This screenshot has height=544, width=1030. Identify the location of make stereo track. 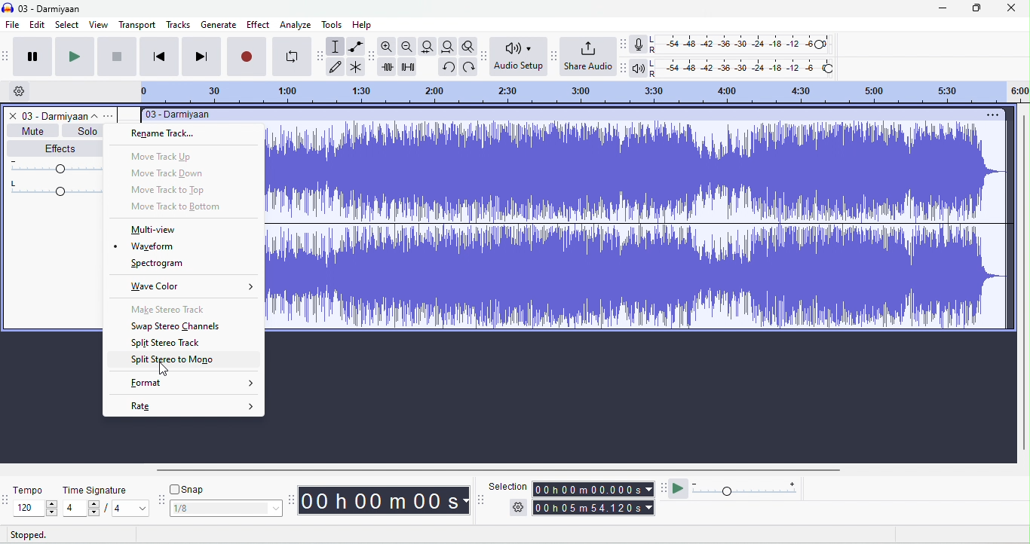
(188, 311).